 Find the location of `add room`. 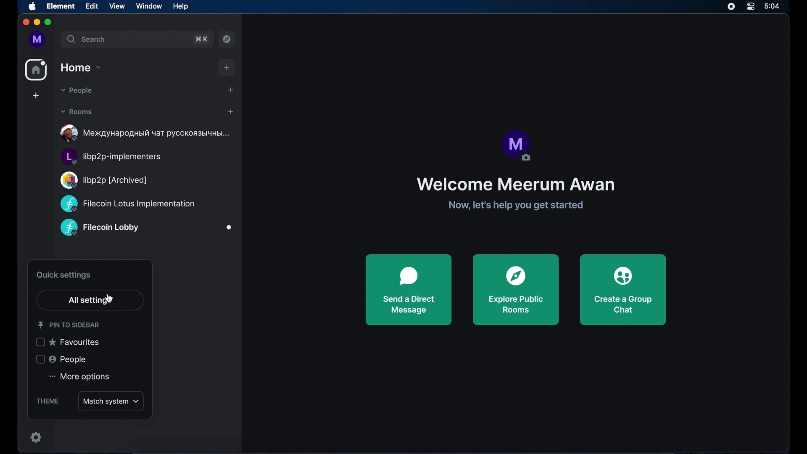

add room is located at coordinates (230, 112).